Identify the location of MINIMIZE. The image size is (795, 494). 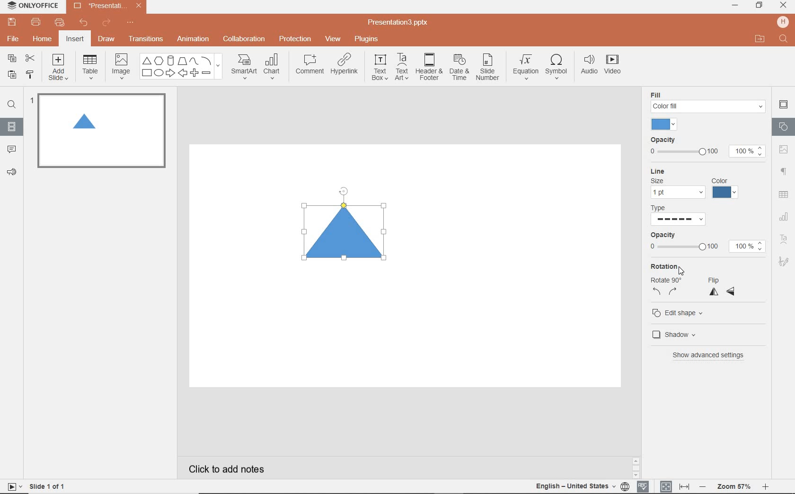
(734, 6).